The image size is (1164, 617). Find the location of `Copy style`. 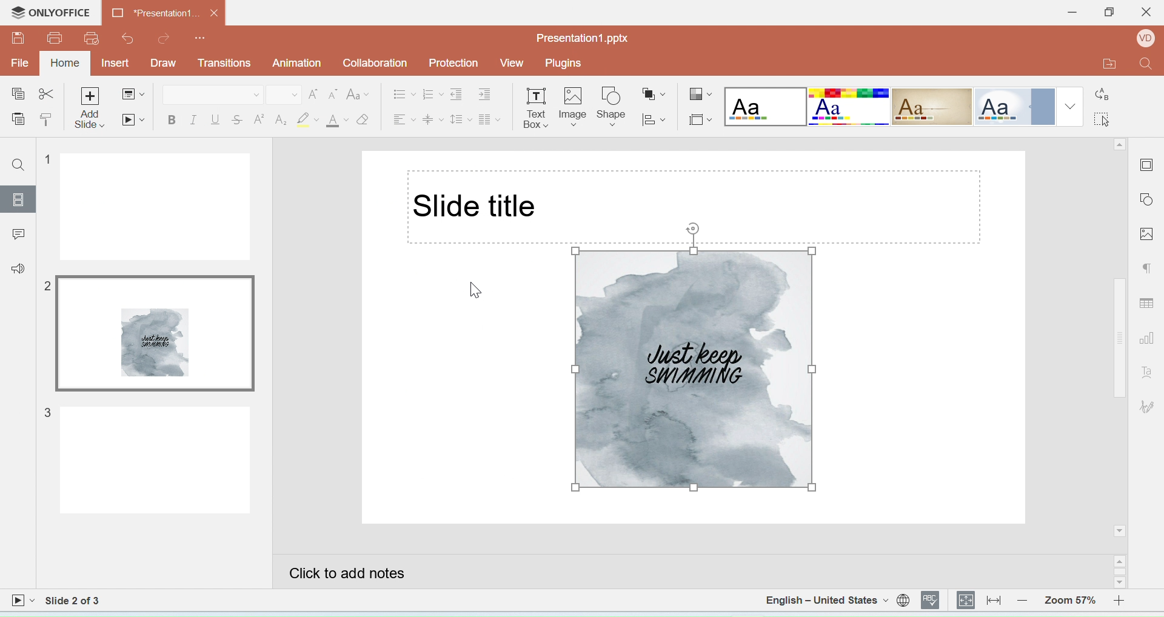

Copy style is located at coordinates (46, 121).